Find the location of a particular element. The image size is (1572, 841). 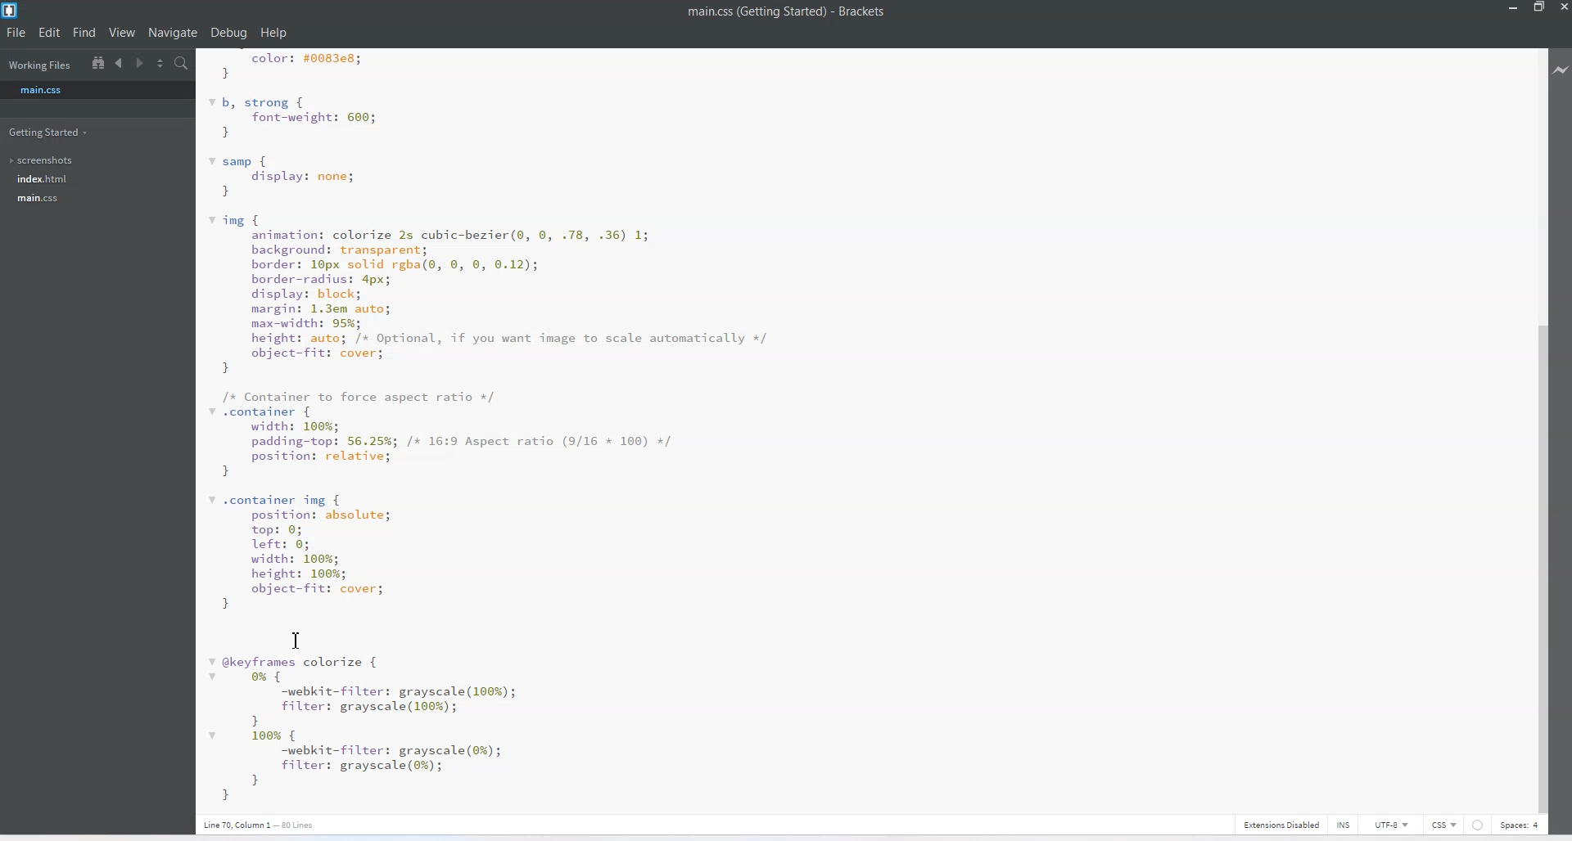

Spaces: 4 is located at coordinates (1520, 825).